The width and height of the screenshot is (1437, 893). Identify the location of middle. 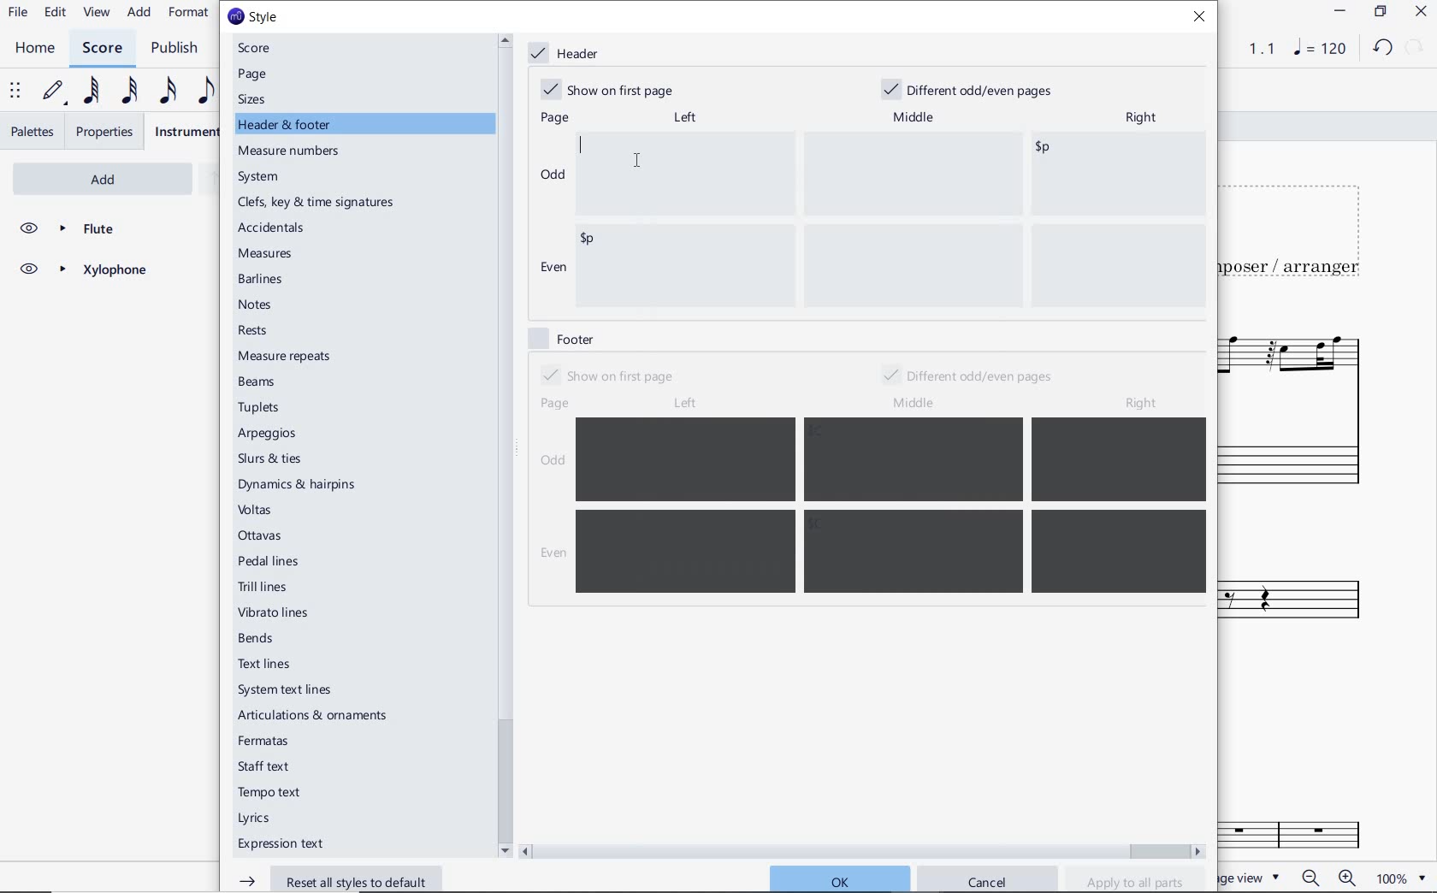
(917, 404).